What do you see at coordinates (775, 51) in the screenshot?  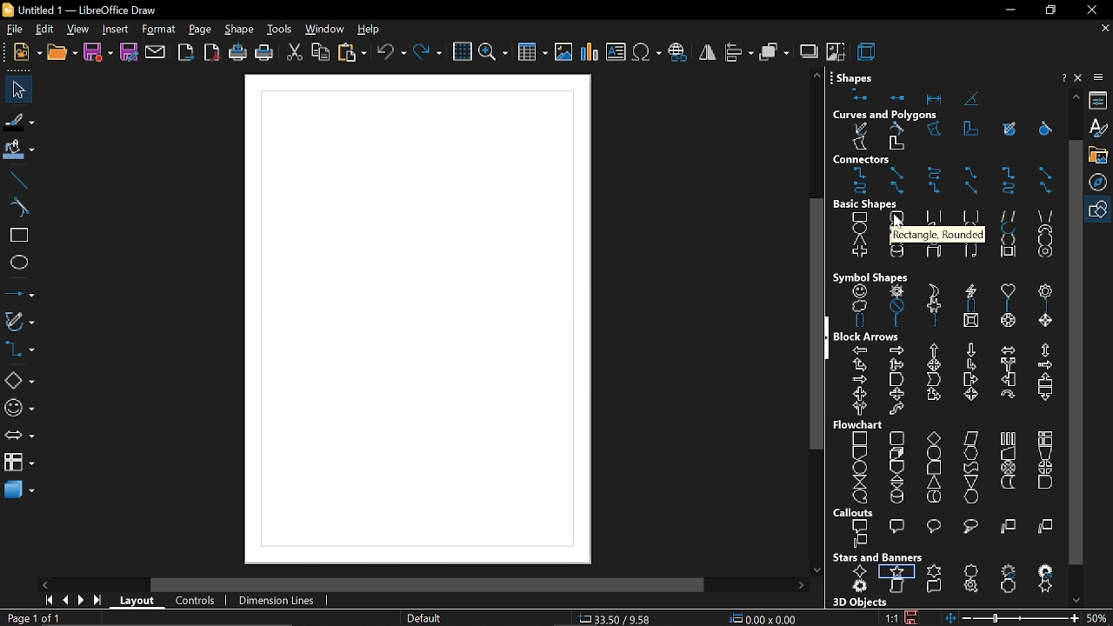 I see `arrange` at bounding box center [775, 51].